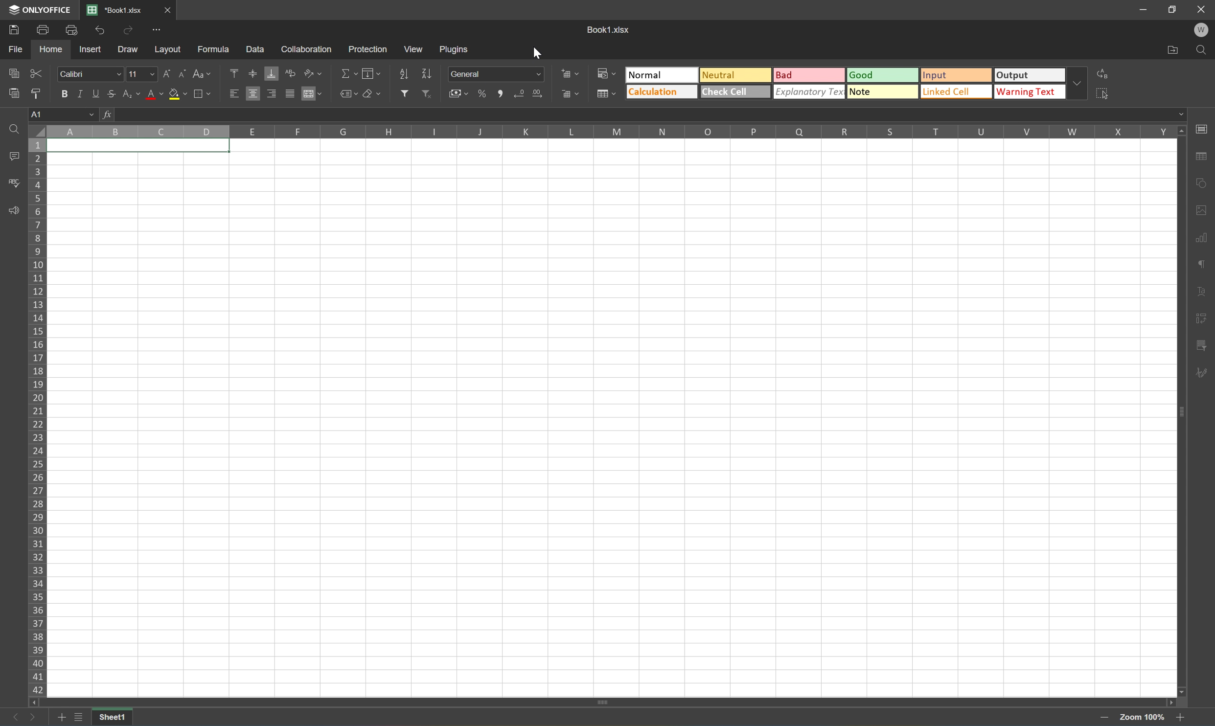 The width and height of the screenshot is (1215, 726). Describe the element at coordinates (662, 92) in the screenshot. I see `Calculation` at that location.